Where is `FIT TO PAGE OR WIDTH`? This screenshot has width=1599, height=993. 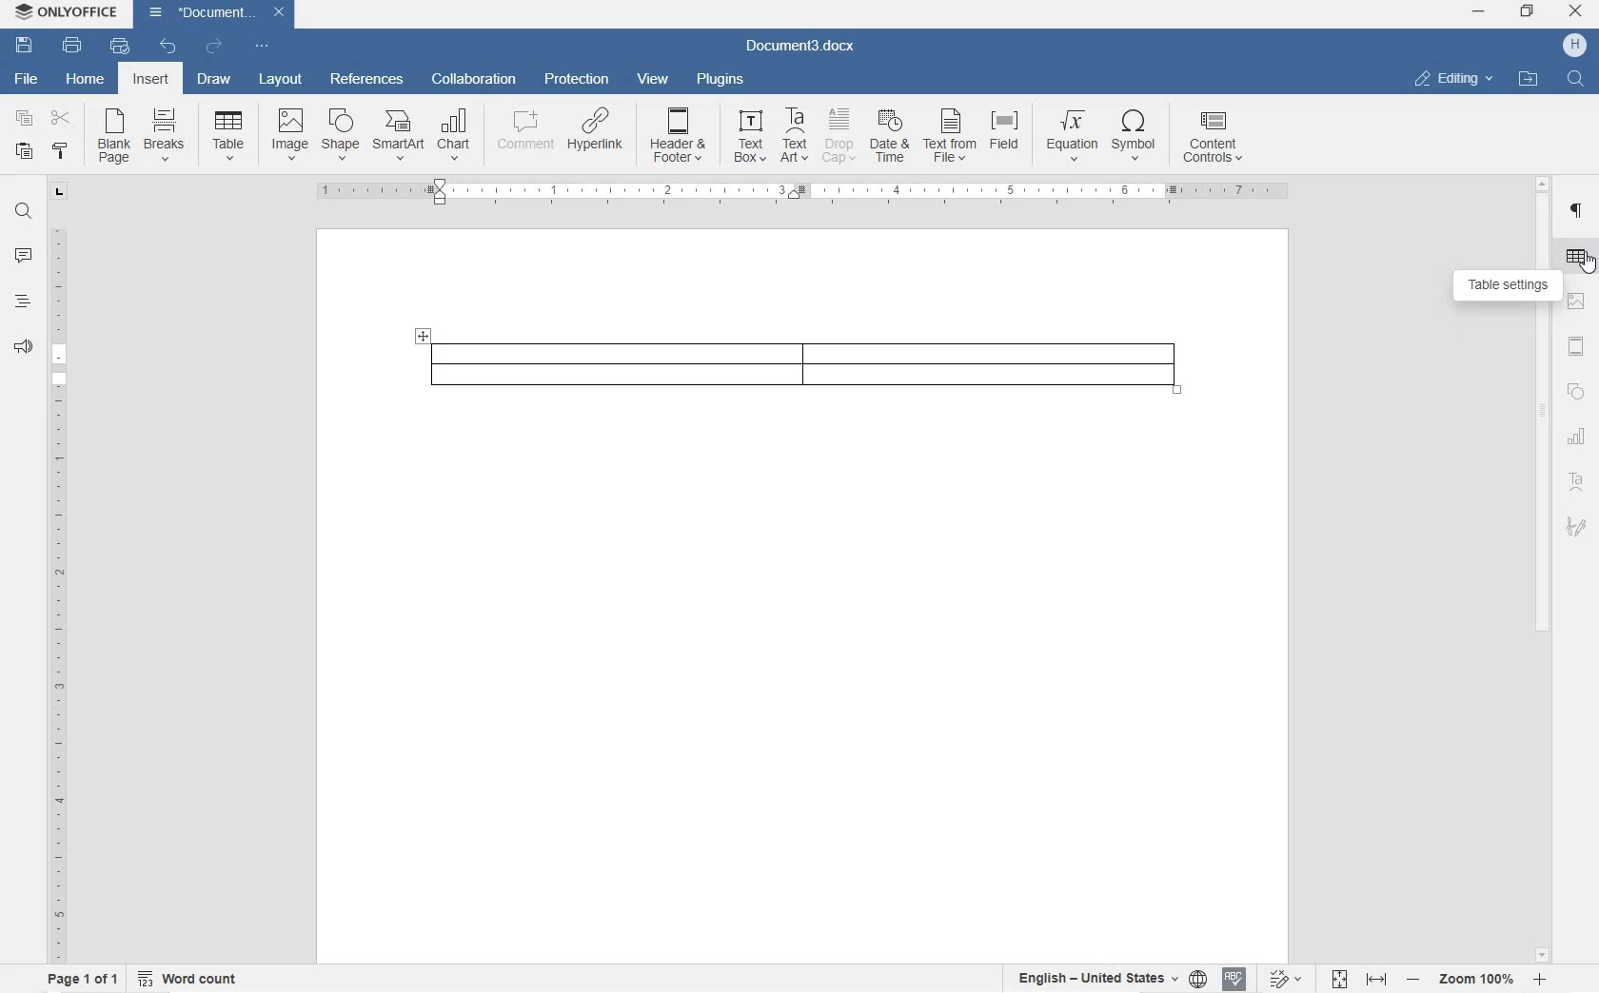
FIT TO PAGE OR WIDTH is located at coordinates (1359, 981).